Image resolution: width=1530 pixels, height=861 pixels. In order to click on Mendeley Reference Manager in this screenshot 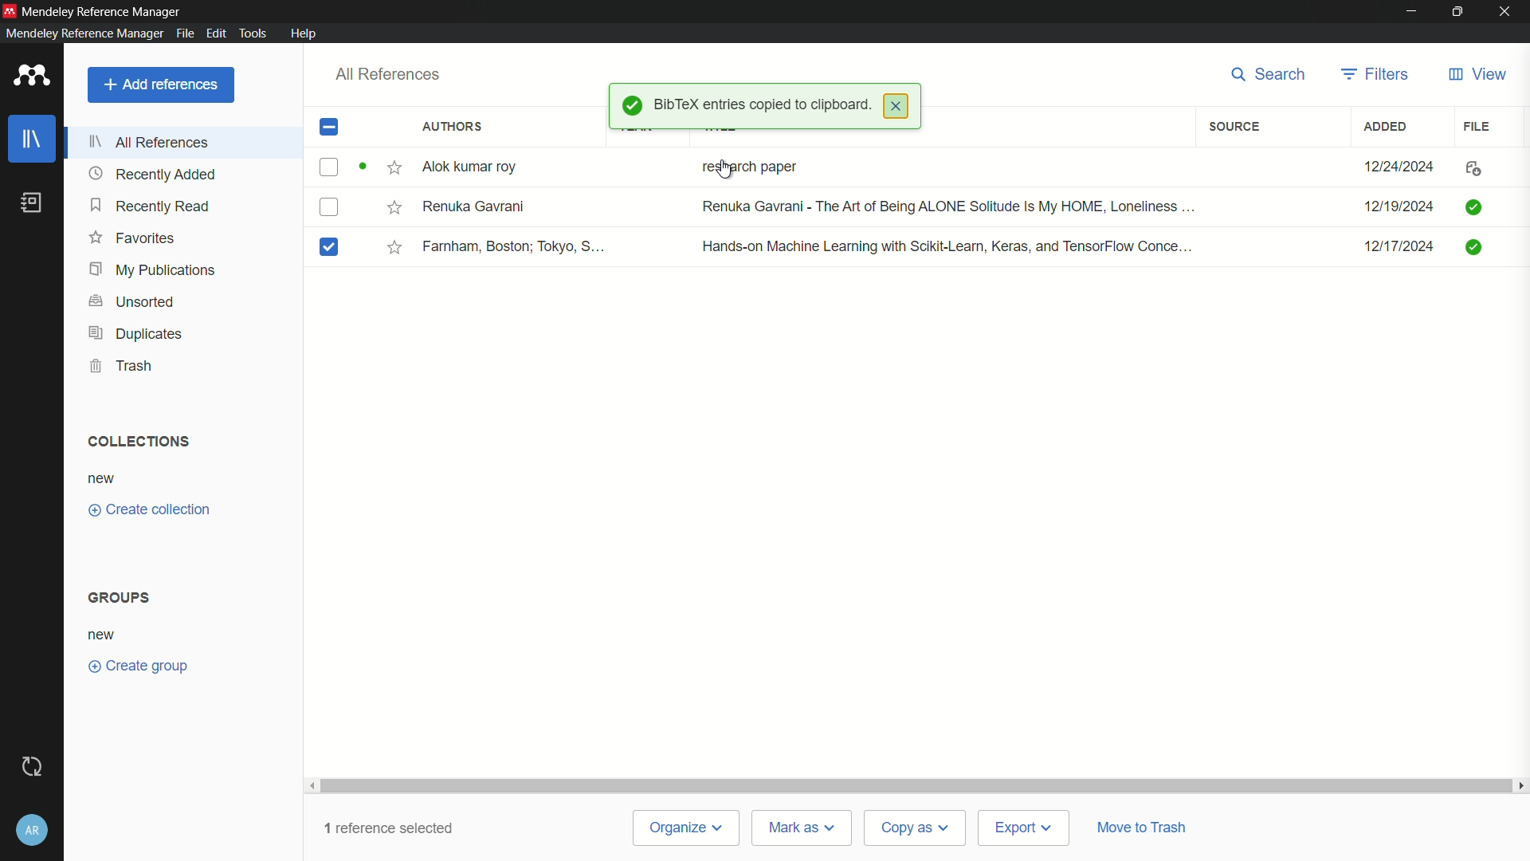, I will do `click(81, 33)`.